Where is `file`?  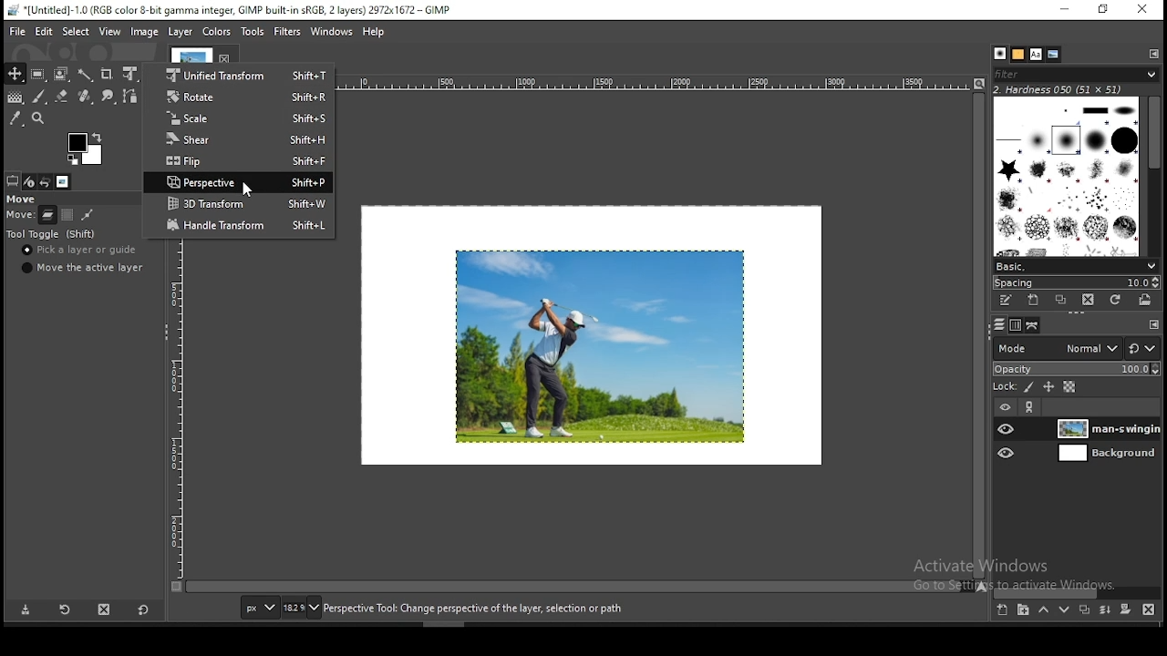 file is located at coordinates (16, 32).